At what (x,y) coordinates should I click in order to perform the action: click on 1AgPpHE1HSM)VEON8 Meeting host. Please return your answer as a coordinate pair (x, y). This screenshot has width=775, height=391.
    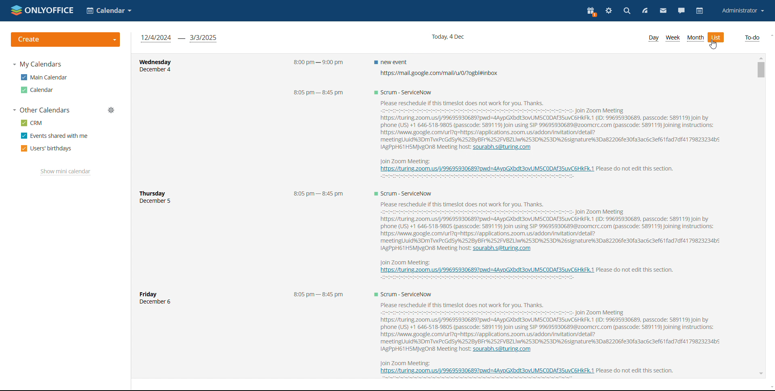
    Looking at the image, I should click on (420, 349).